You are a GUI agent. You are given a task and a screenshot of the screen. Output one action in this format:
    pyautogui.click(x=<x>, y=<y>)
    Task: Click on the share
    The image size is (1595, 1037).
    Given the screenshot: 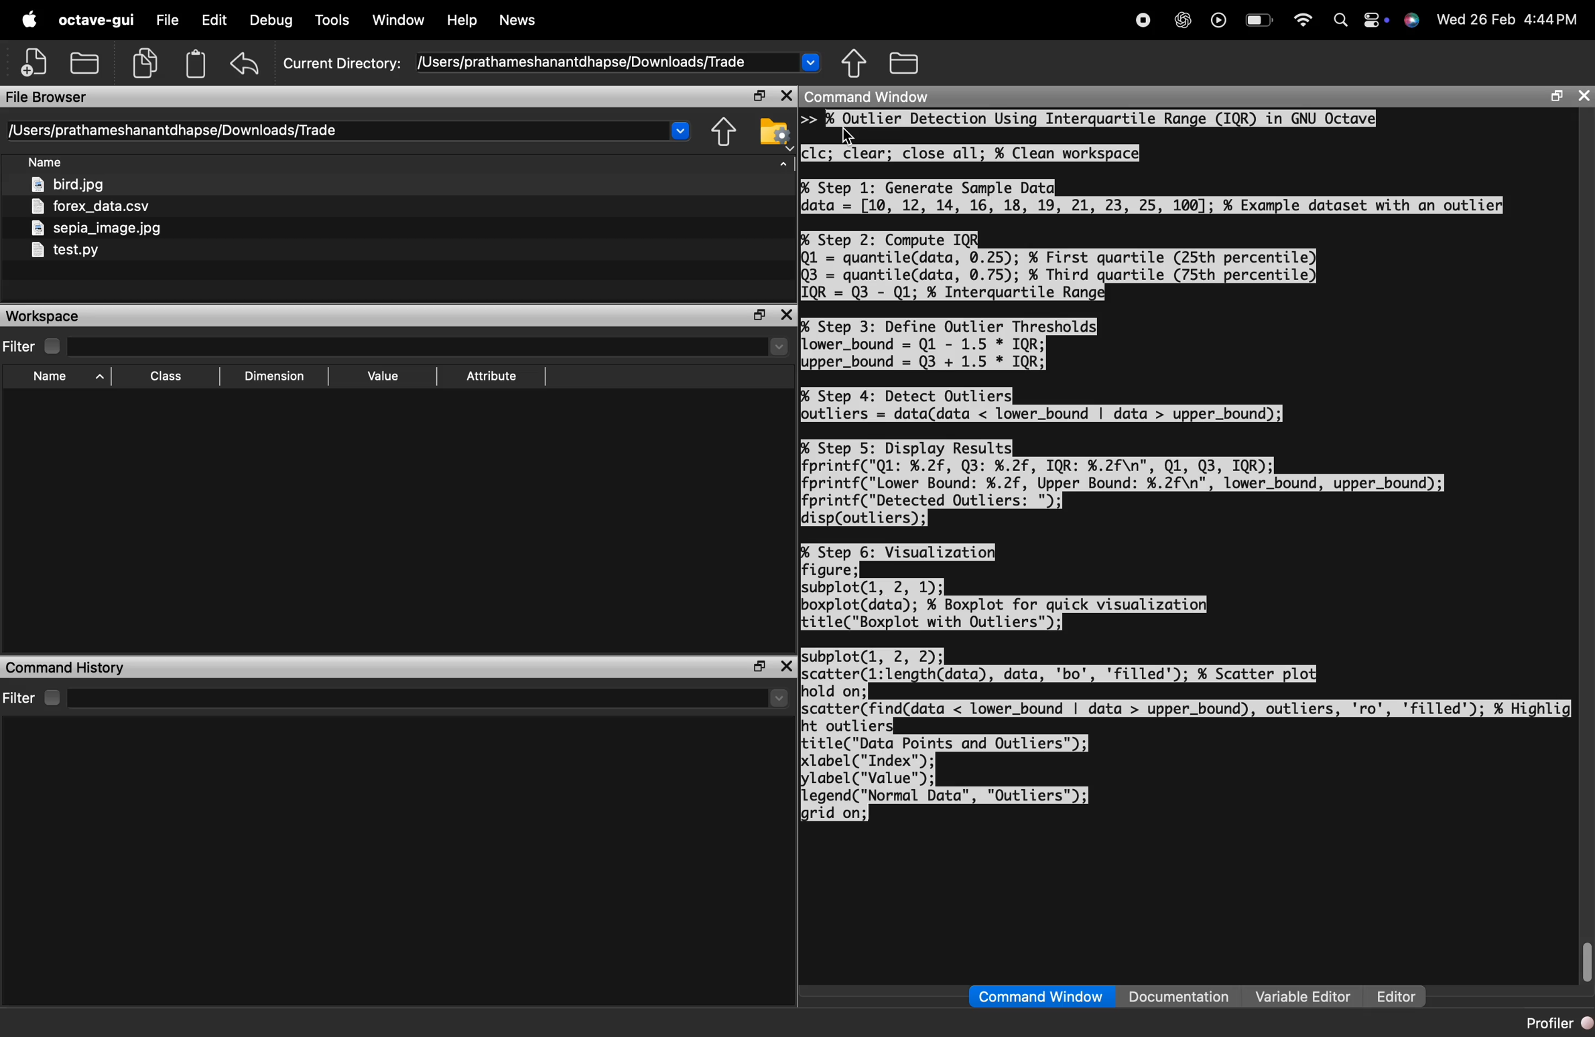 What is the action you would take?
    pyautogui.click(x=854, y=63)
    